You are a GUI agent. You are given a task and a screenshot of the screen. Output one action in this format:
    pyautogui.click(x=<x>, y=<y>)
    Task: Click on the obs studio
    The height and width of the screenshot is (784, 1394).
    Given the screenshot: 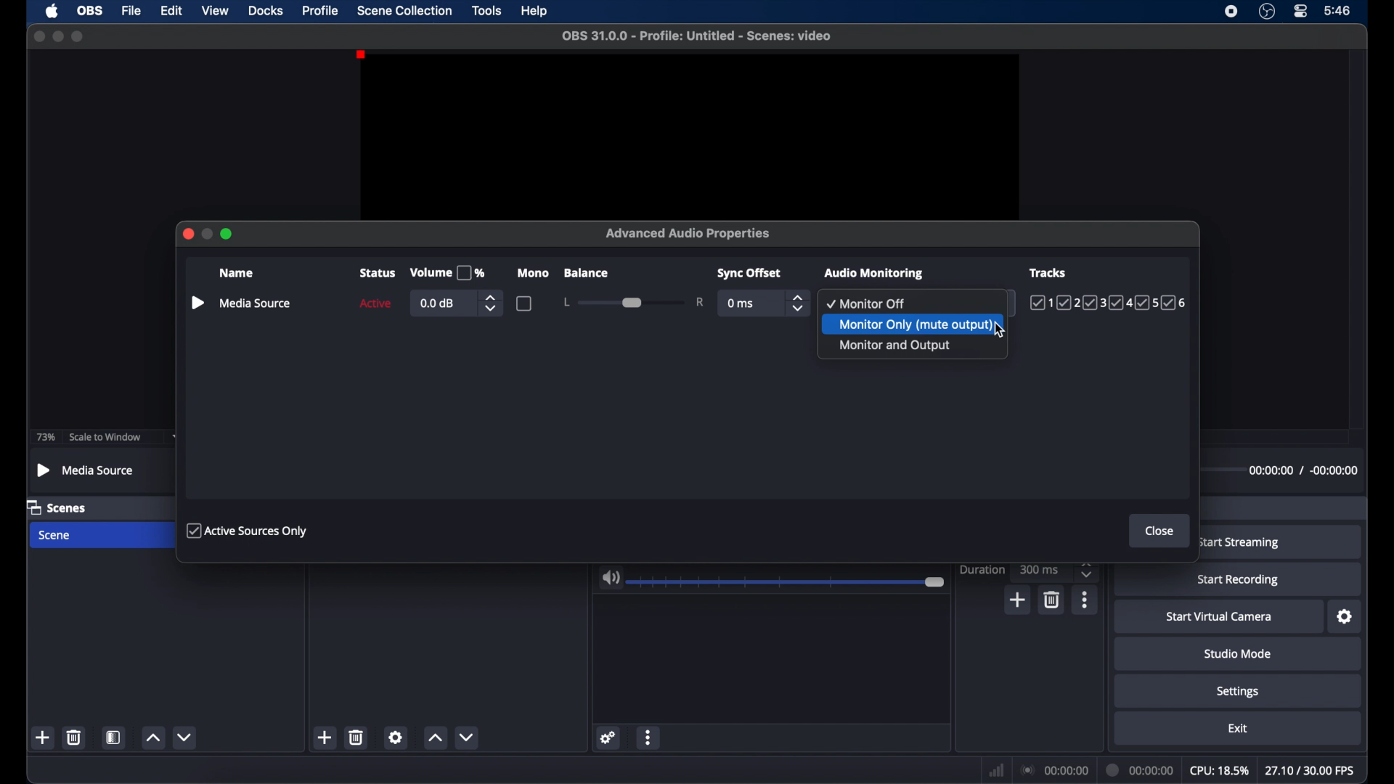 What is the action you would take?
    pyautogui.click(x=1266, y=12)
    